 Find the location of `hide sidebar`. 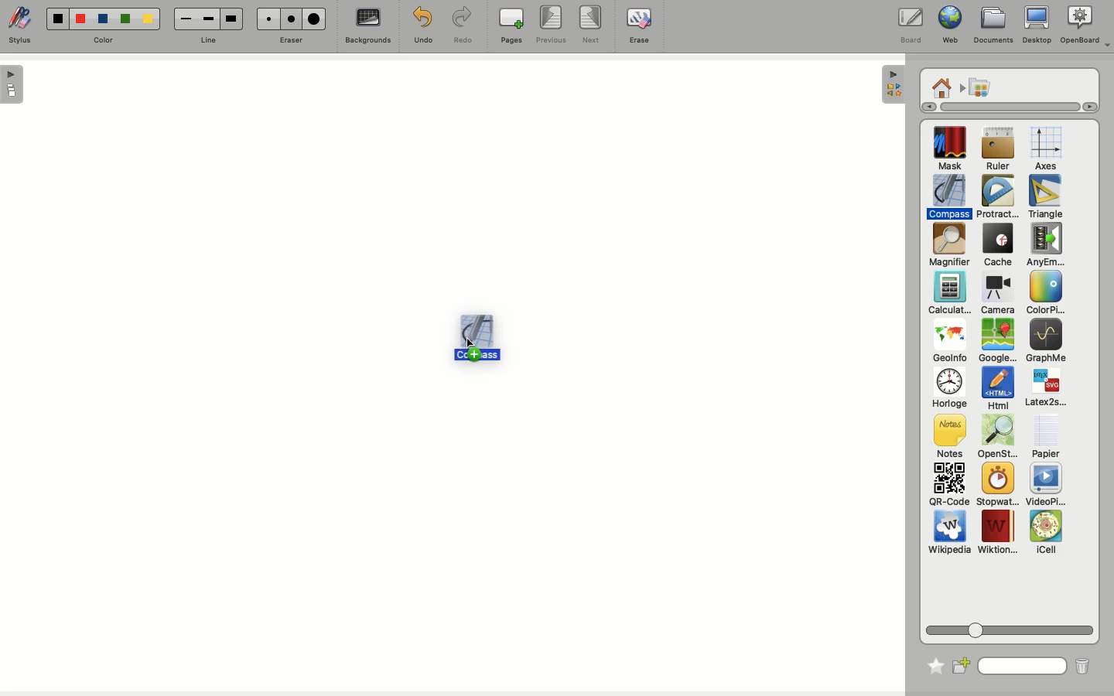

hide sidebar is located at coordinates (891, 84).